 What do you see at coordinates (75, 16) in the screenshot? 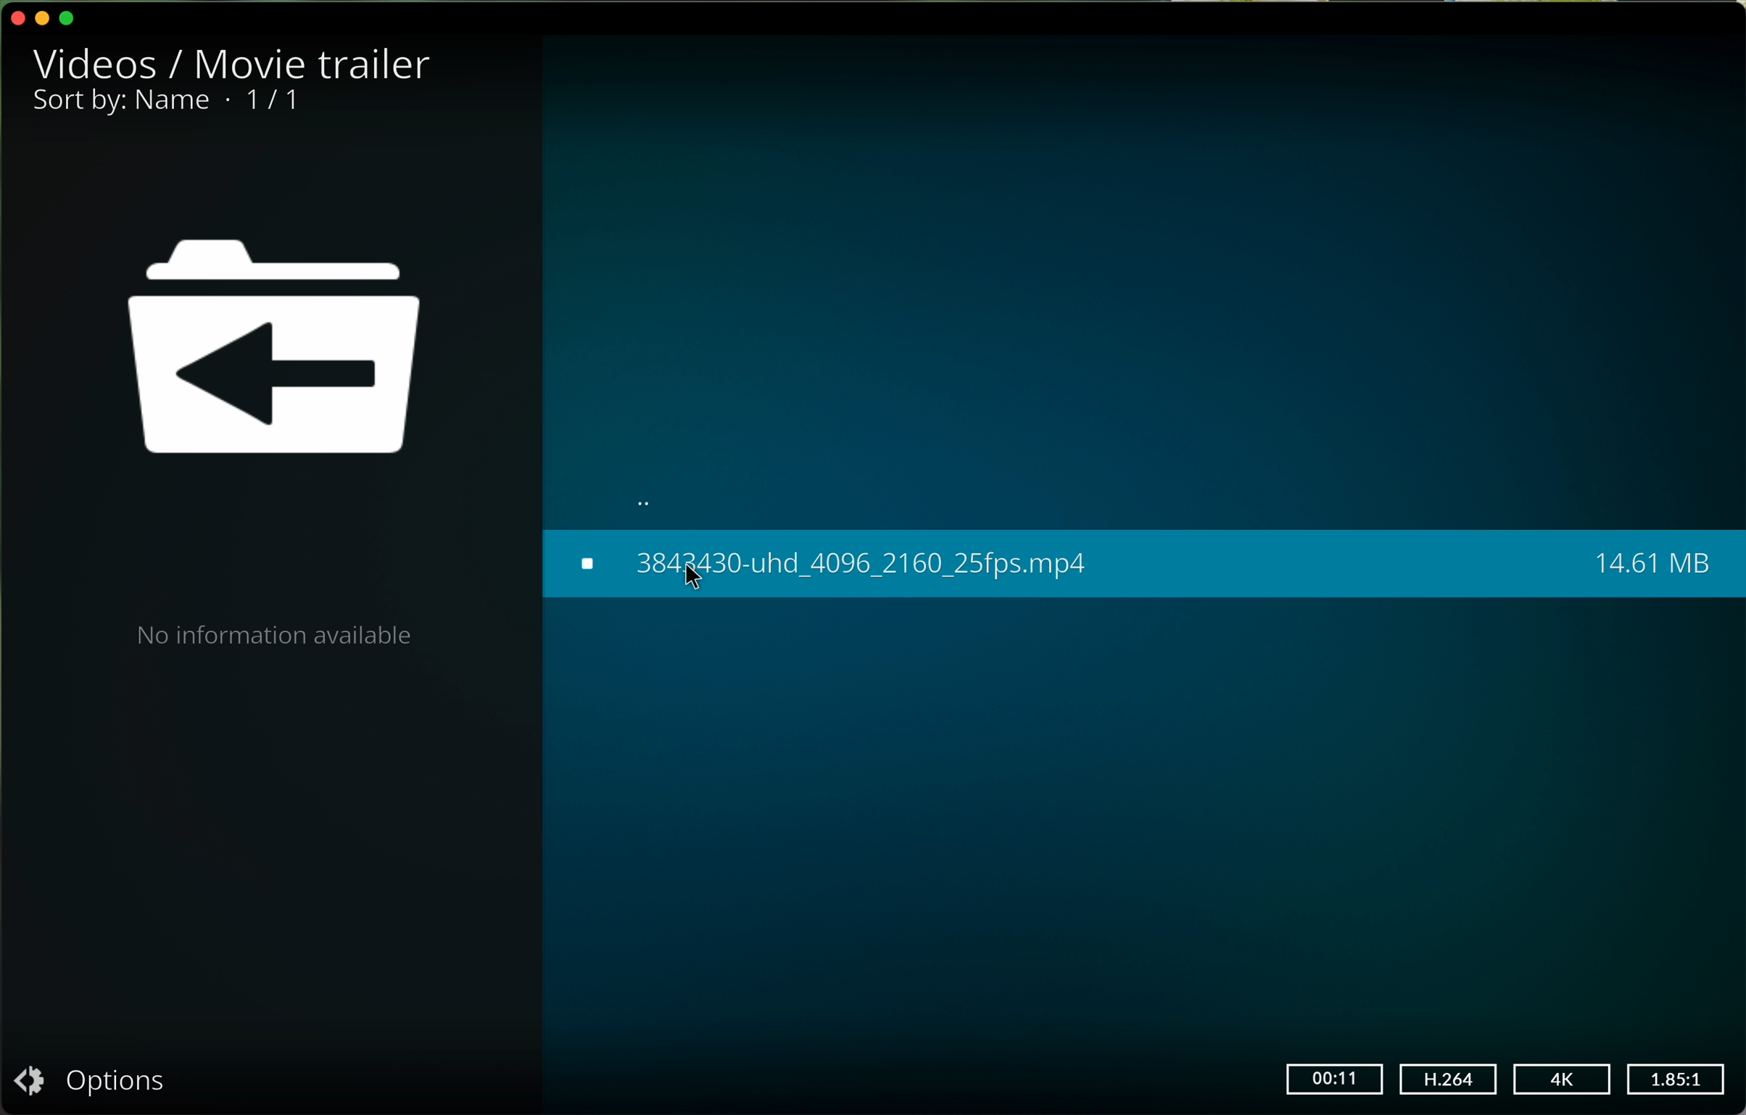
I see `maximise` at bounding box center [75, 16].